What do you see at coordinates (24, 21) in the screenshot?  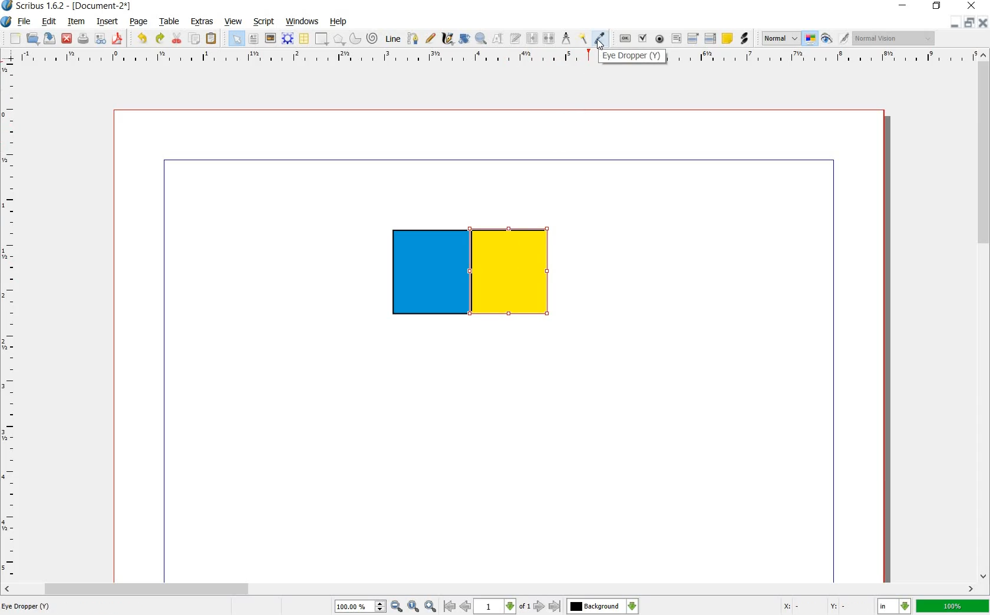 I see `file` at bounding box center [24, 21].